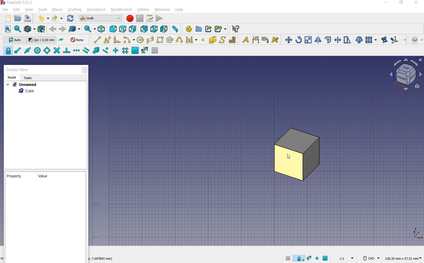 The image size is (424, 263). I want to click on polygon, so click(170, 40).